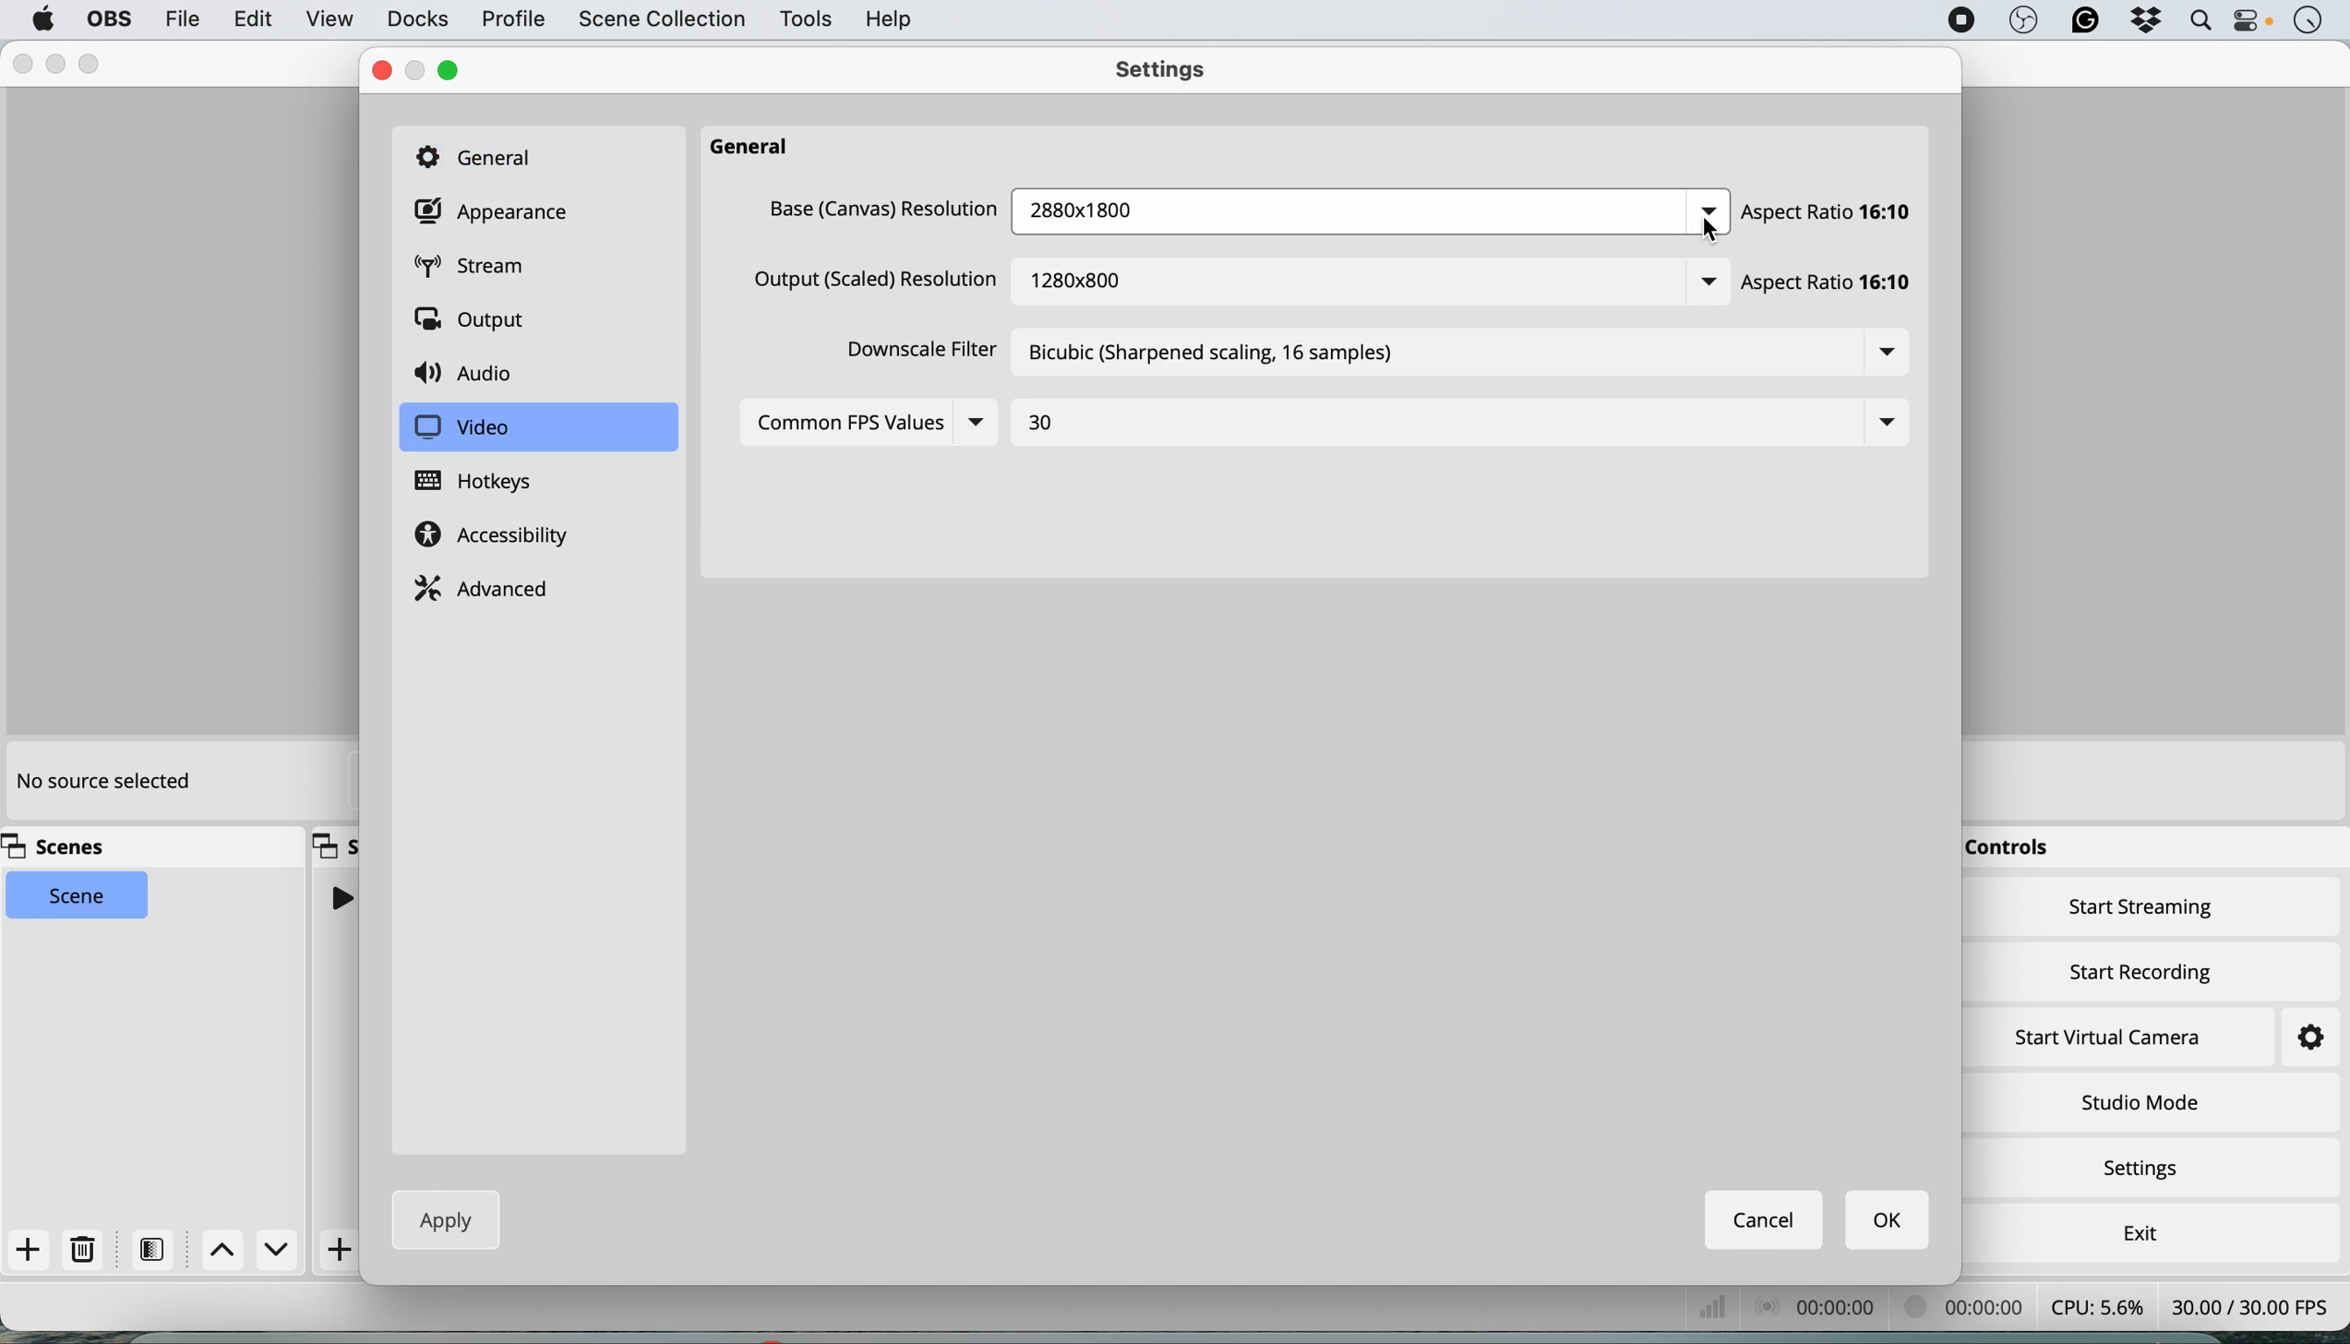 Image resolution: width=2350 pixels, height=1344 pixels. Describe the element at coordinates (1705, 284) in the screenshot. I see `lists` at that location.